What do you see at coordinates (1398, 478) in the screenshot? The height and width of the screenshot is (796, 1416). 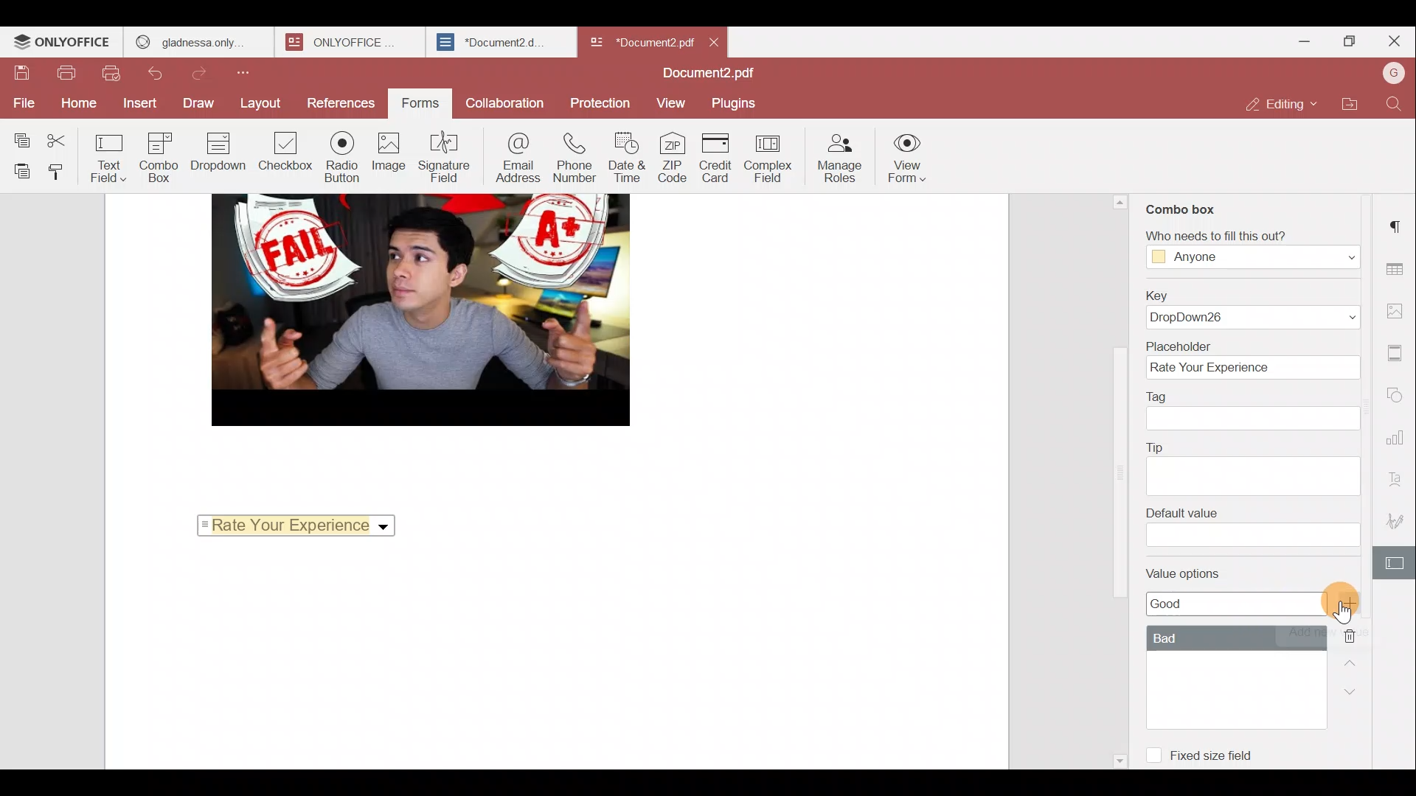 I see `Text Art settings` at bounding box center [1398, 478].